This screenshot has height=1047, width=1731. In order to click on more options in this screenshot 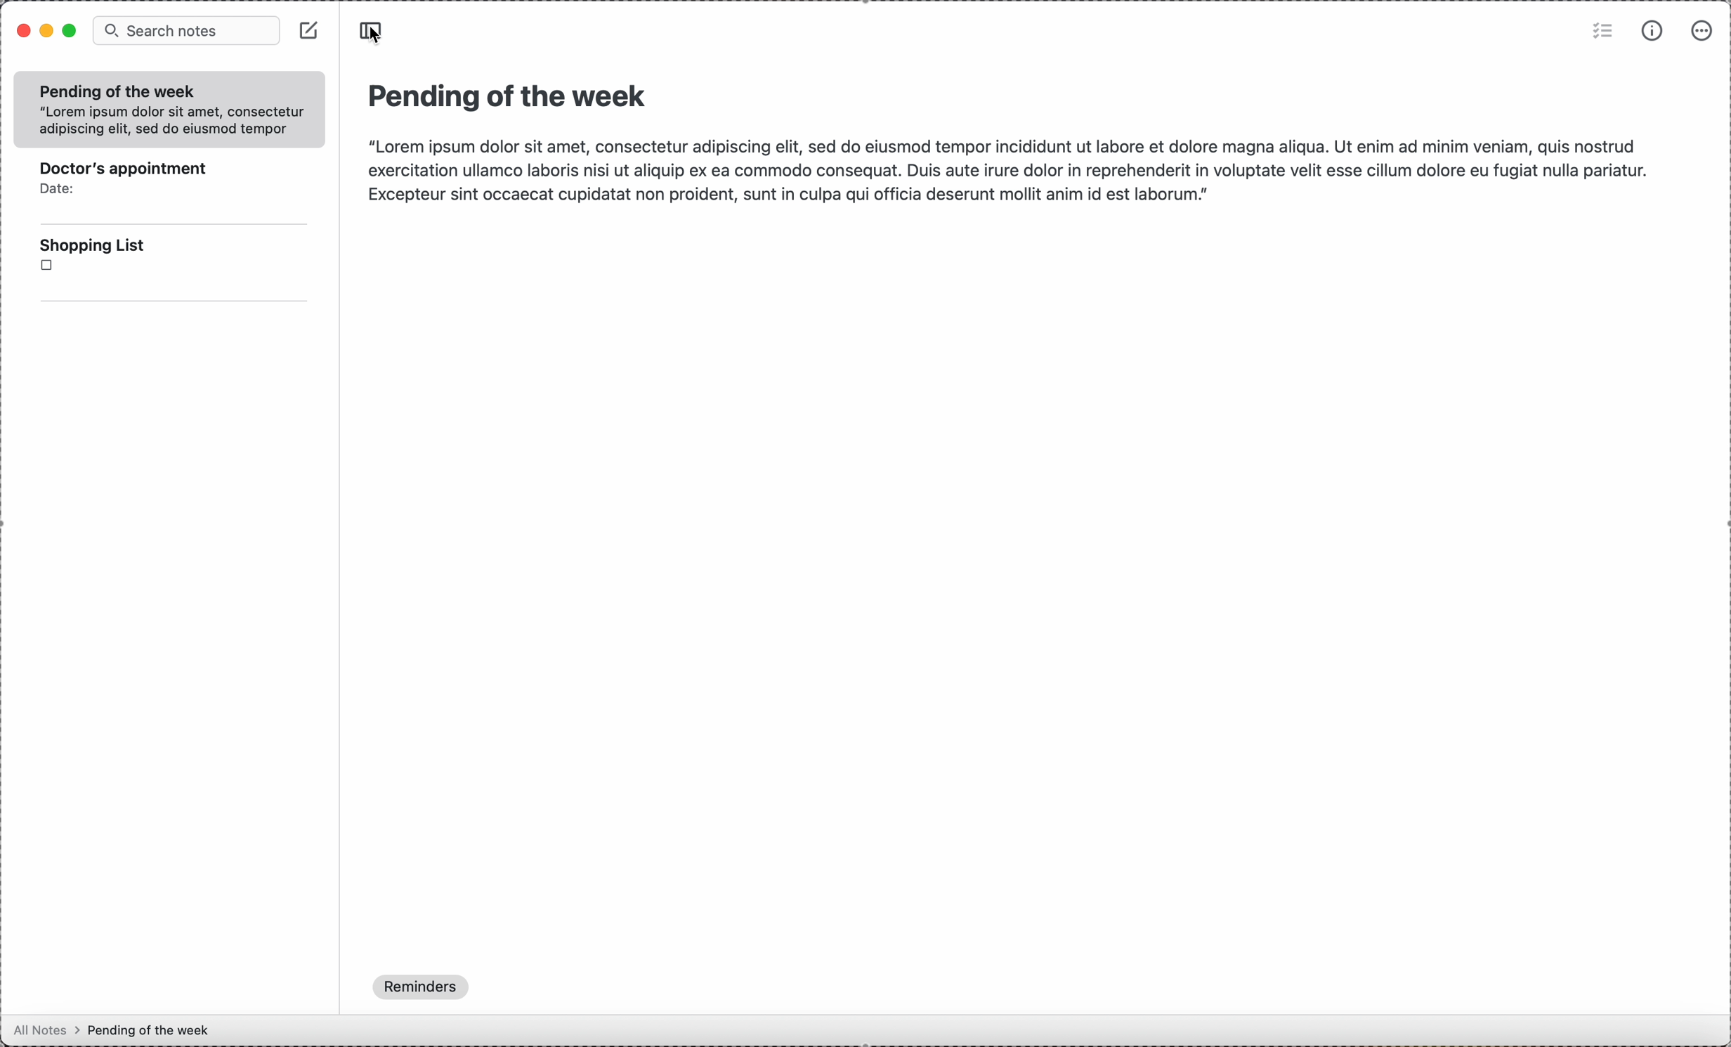, I will do `click(1703, 32)`.